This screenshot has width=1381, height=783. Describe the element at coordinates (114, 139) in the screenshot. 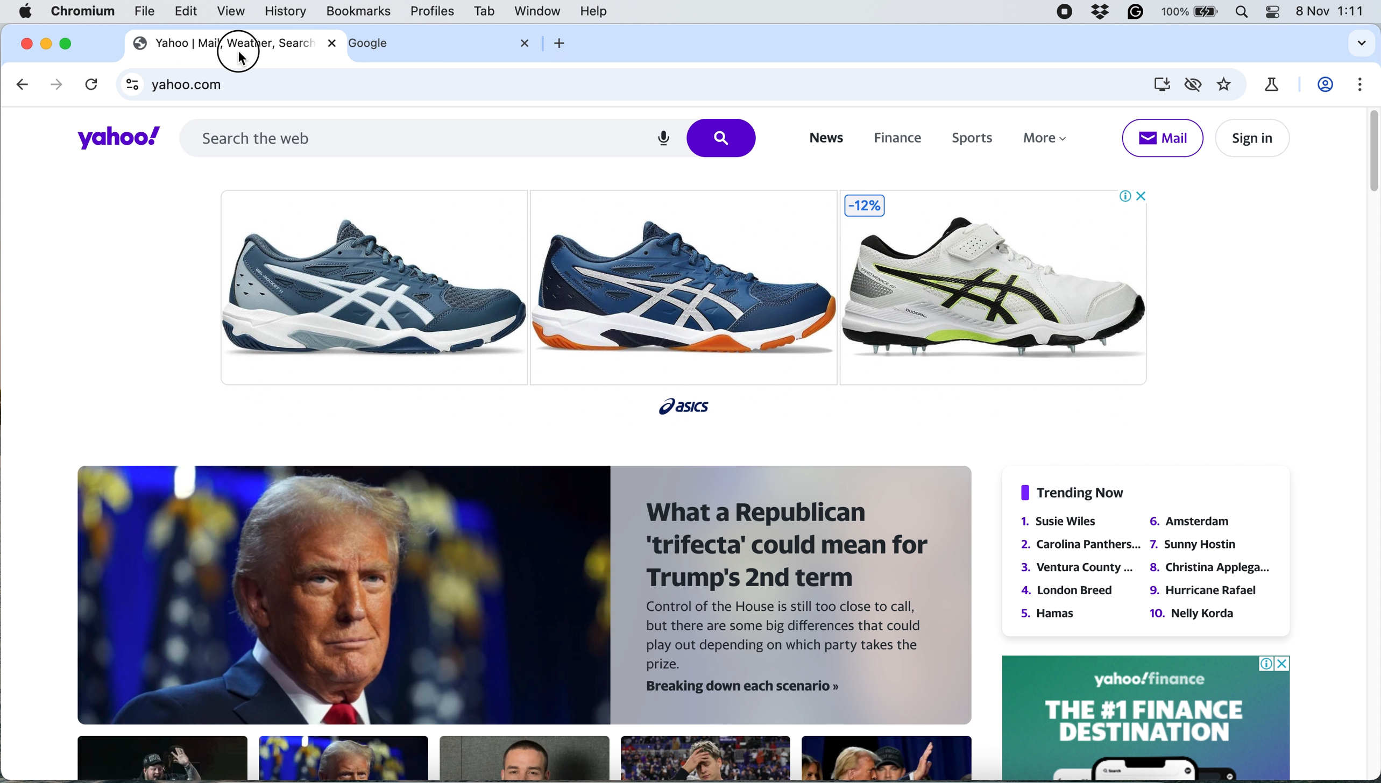

I see `yahoo!` at that location.